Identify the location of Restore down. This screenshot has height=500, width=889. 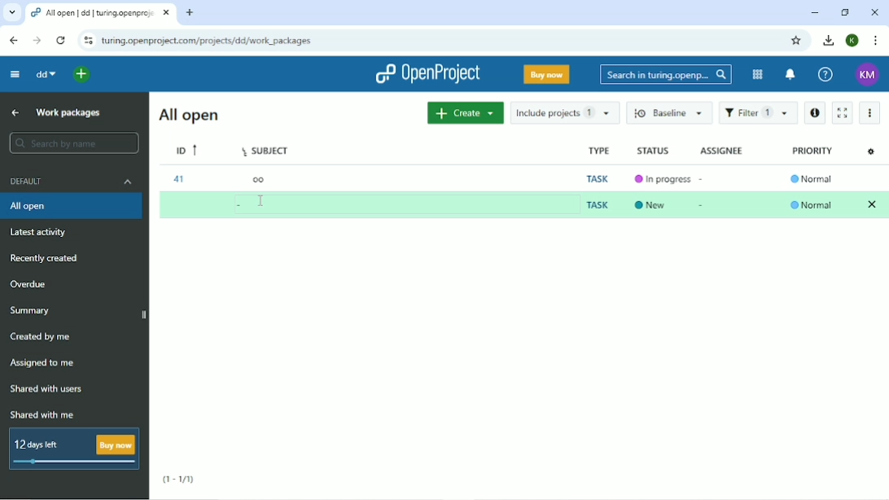
(843, 12).